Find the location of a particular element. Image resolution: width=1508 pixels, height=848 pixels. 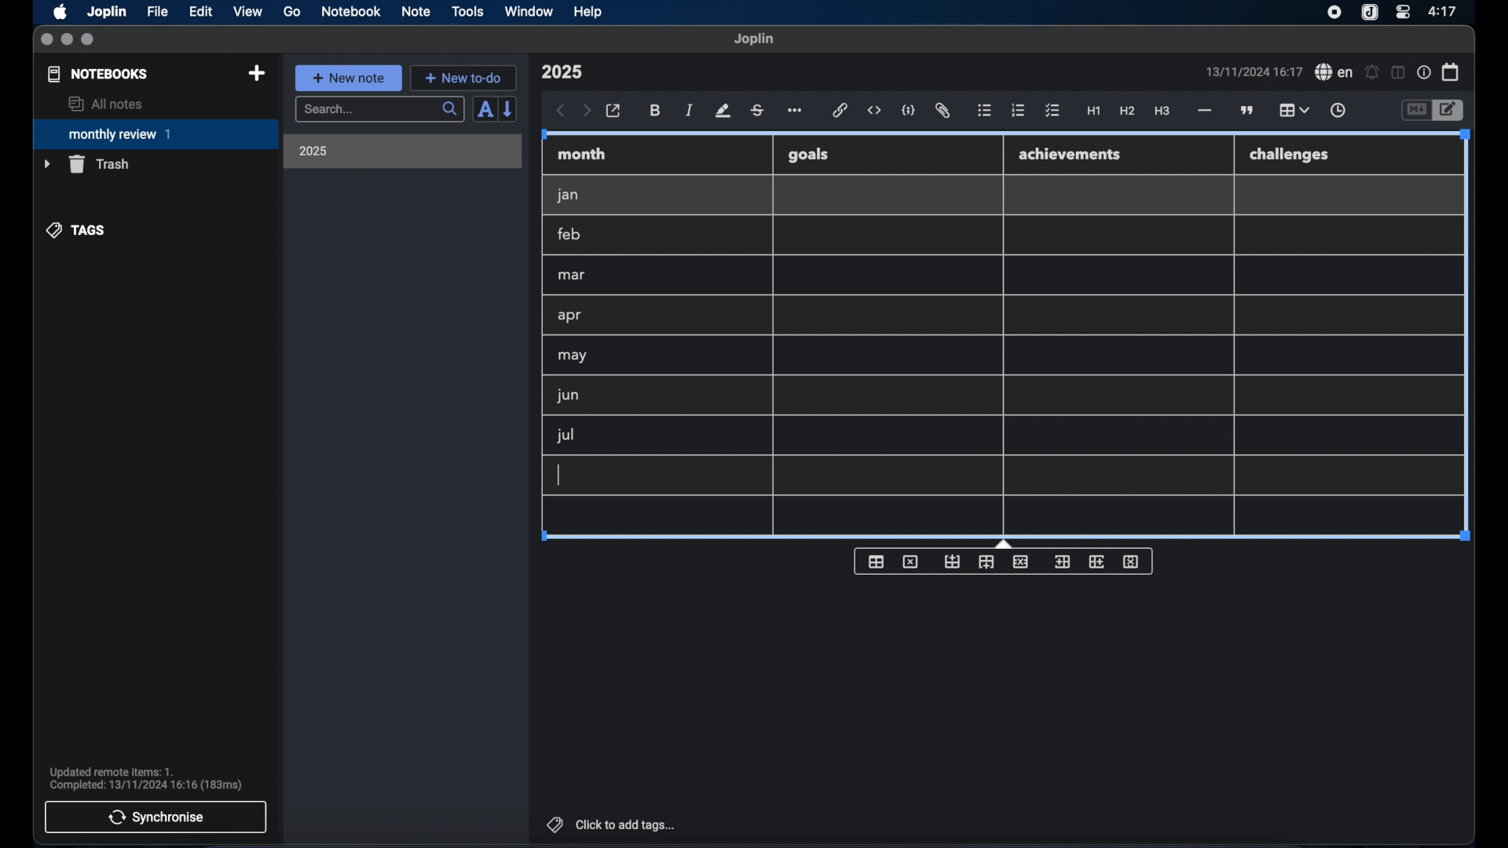

open in external editor is located at coordinates (614, 111).